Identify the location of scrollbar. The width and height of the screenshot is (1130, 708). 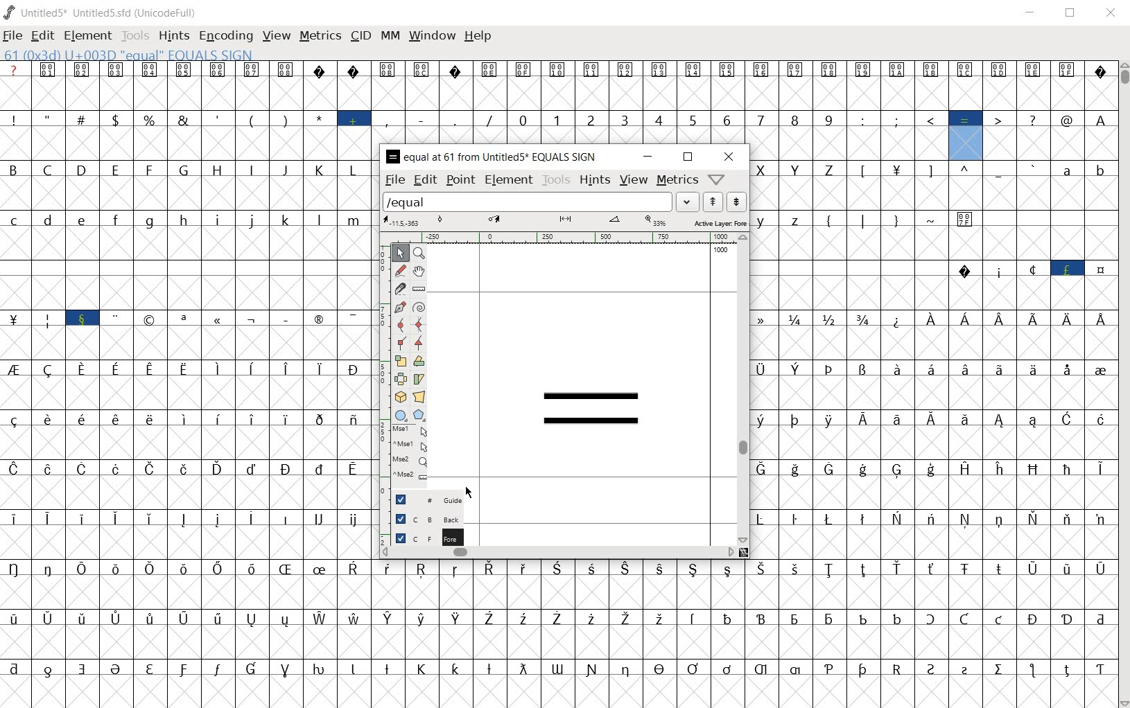
(743, 389).